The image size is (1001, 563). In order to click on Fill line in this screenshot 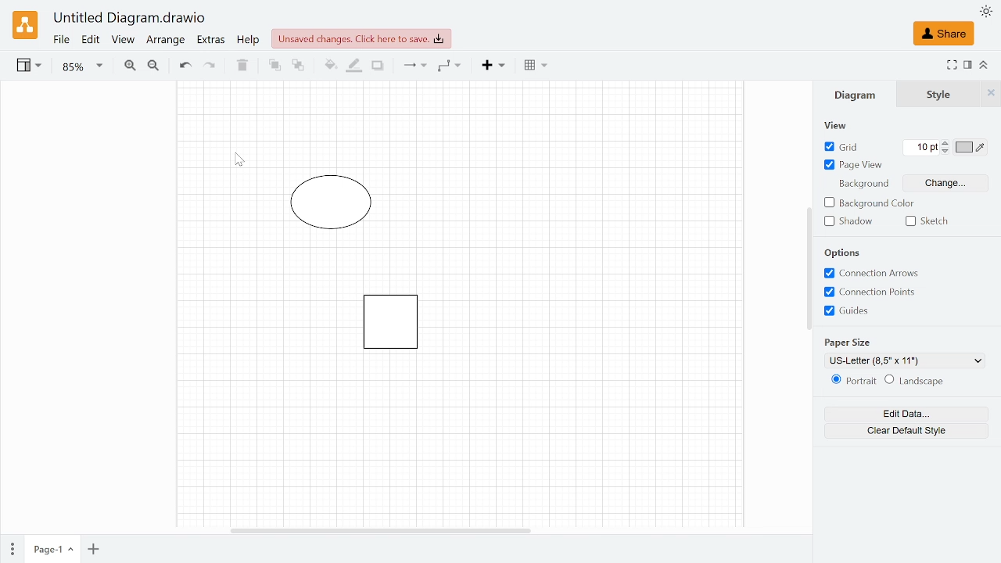, I will do `click(352, 66)`.